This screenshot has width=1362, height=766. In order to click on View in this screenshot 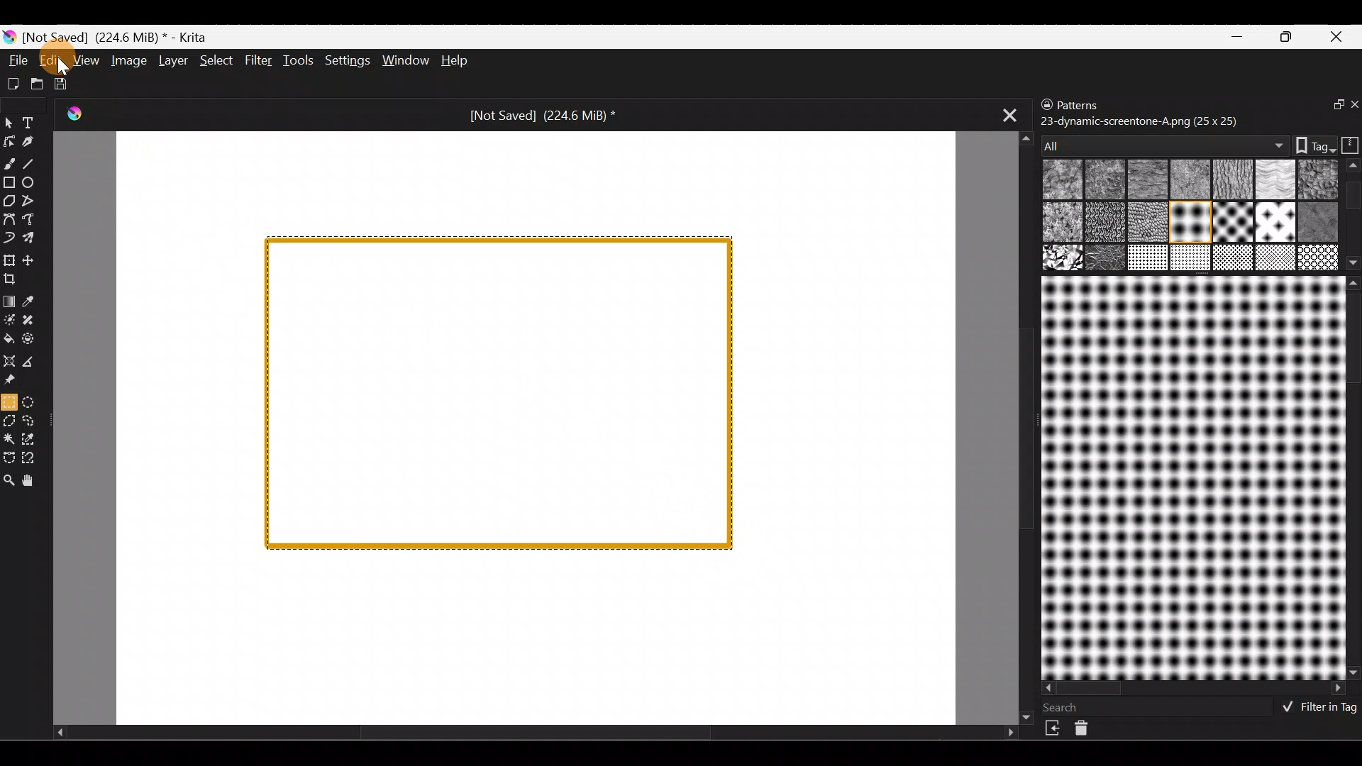, I will do `click(86, 59)`.